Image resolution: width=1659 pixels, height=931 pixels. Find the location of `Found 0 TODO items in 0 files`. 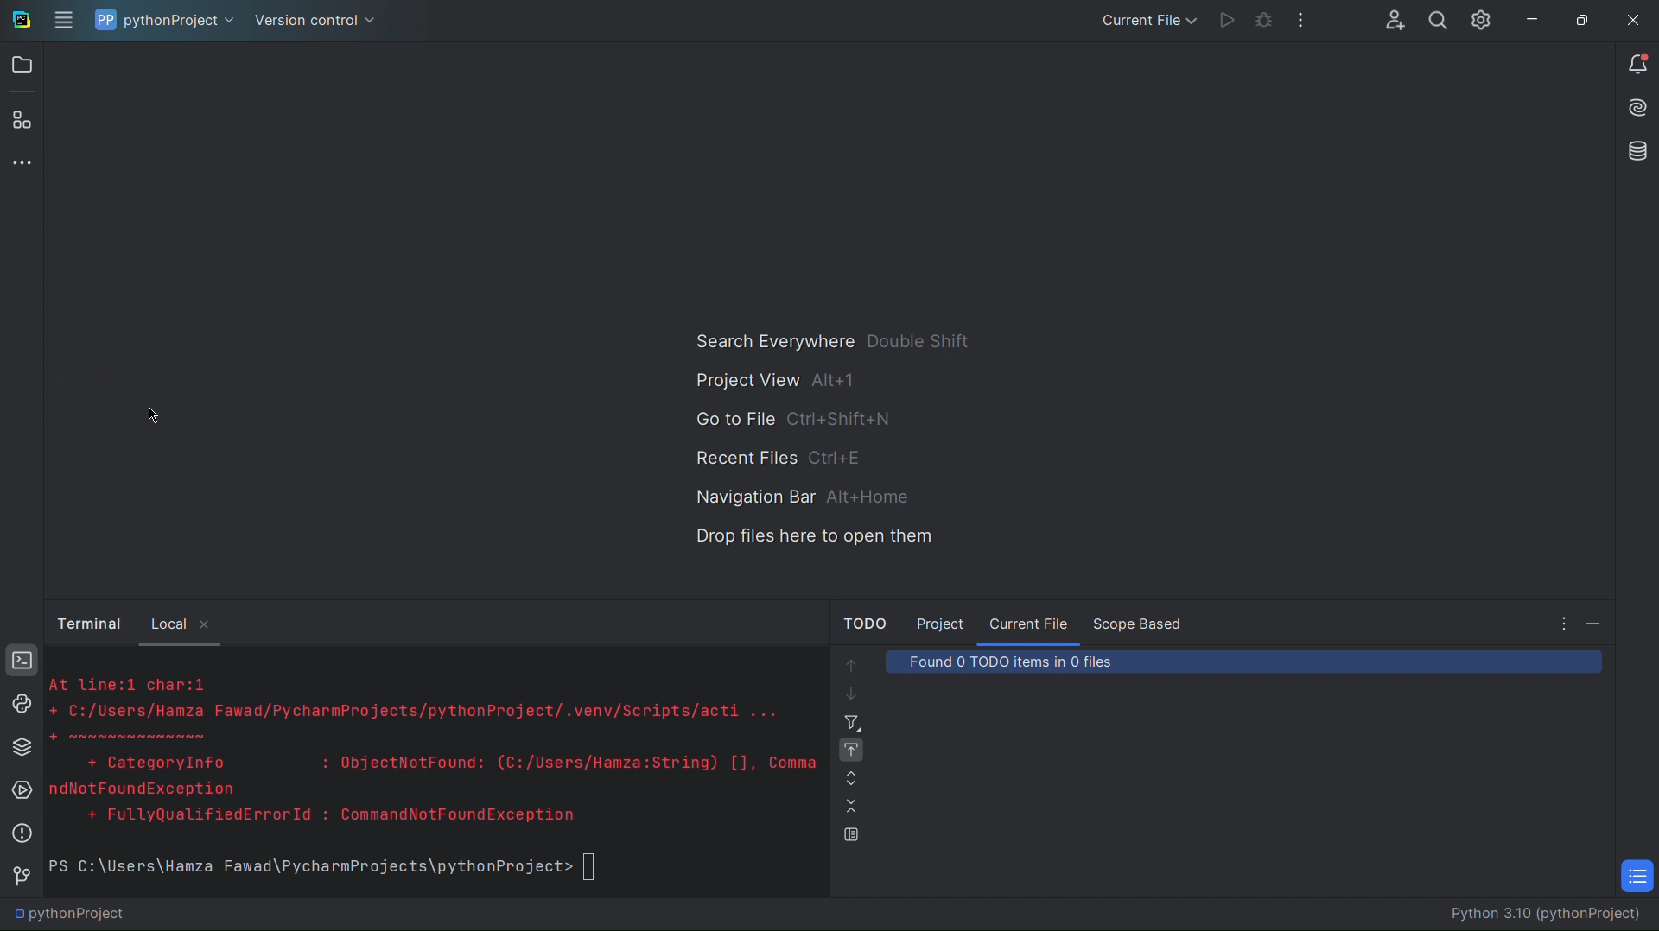

Found 0 TODO items in 0 files is located at coordinates (1049, 662).